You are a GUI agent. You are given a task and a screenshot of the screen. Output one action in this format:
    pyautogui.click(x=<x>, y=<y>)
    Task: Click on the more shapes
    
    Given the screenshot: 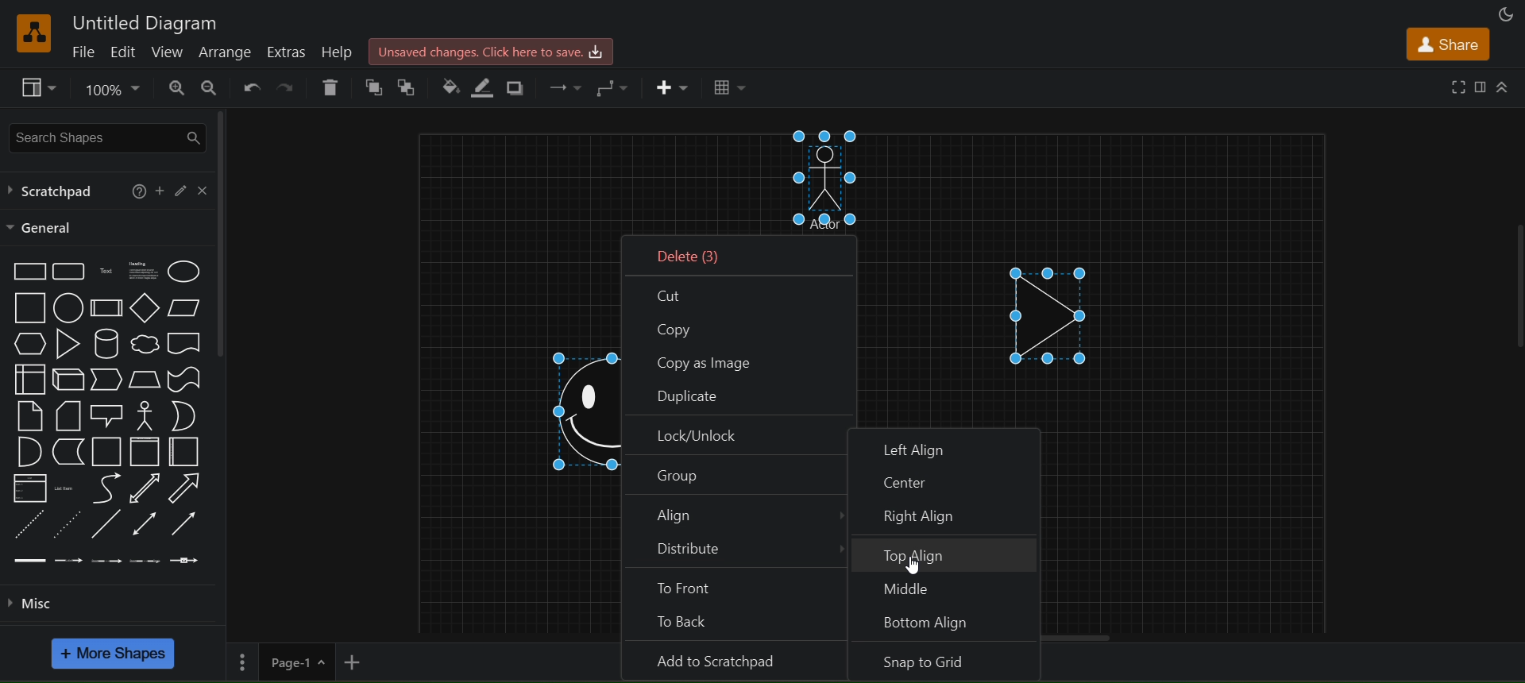 What is the action you would take?
    pyautogui.click(x=114, y=654)
    